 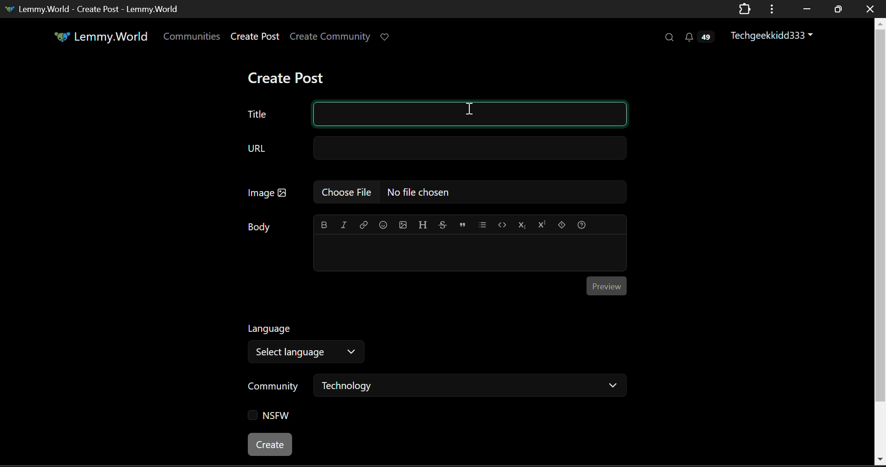 What do you see at coordinates (434, 388) in the screenshot?
I see `Community: Technology` at bounding box center [434, 388].